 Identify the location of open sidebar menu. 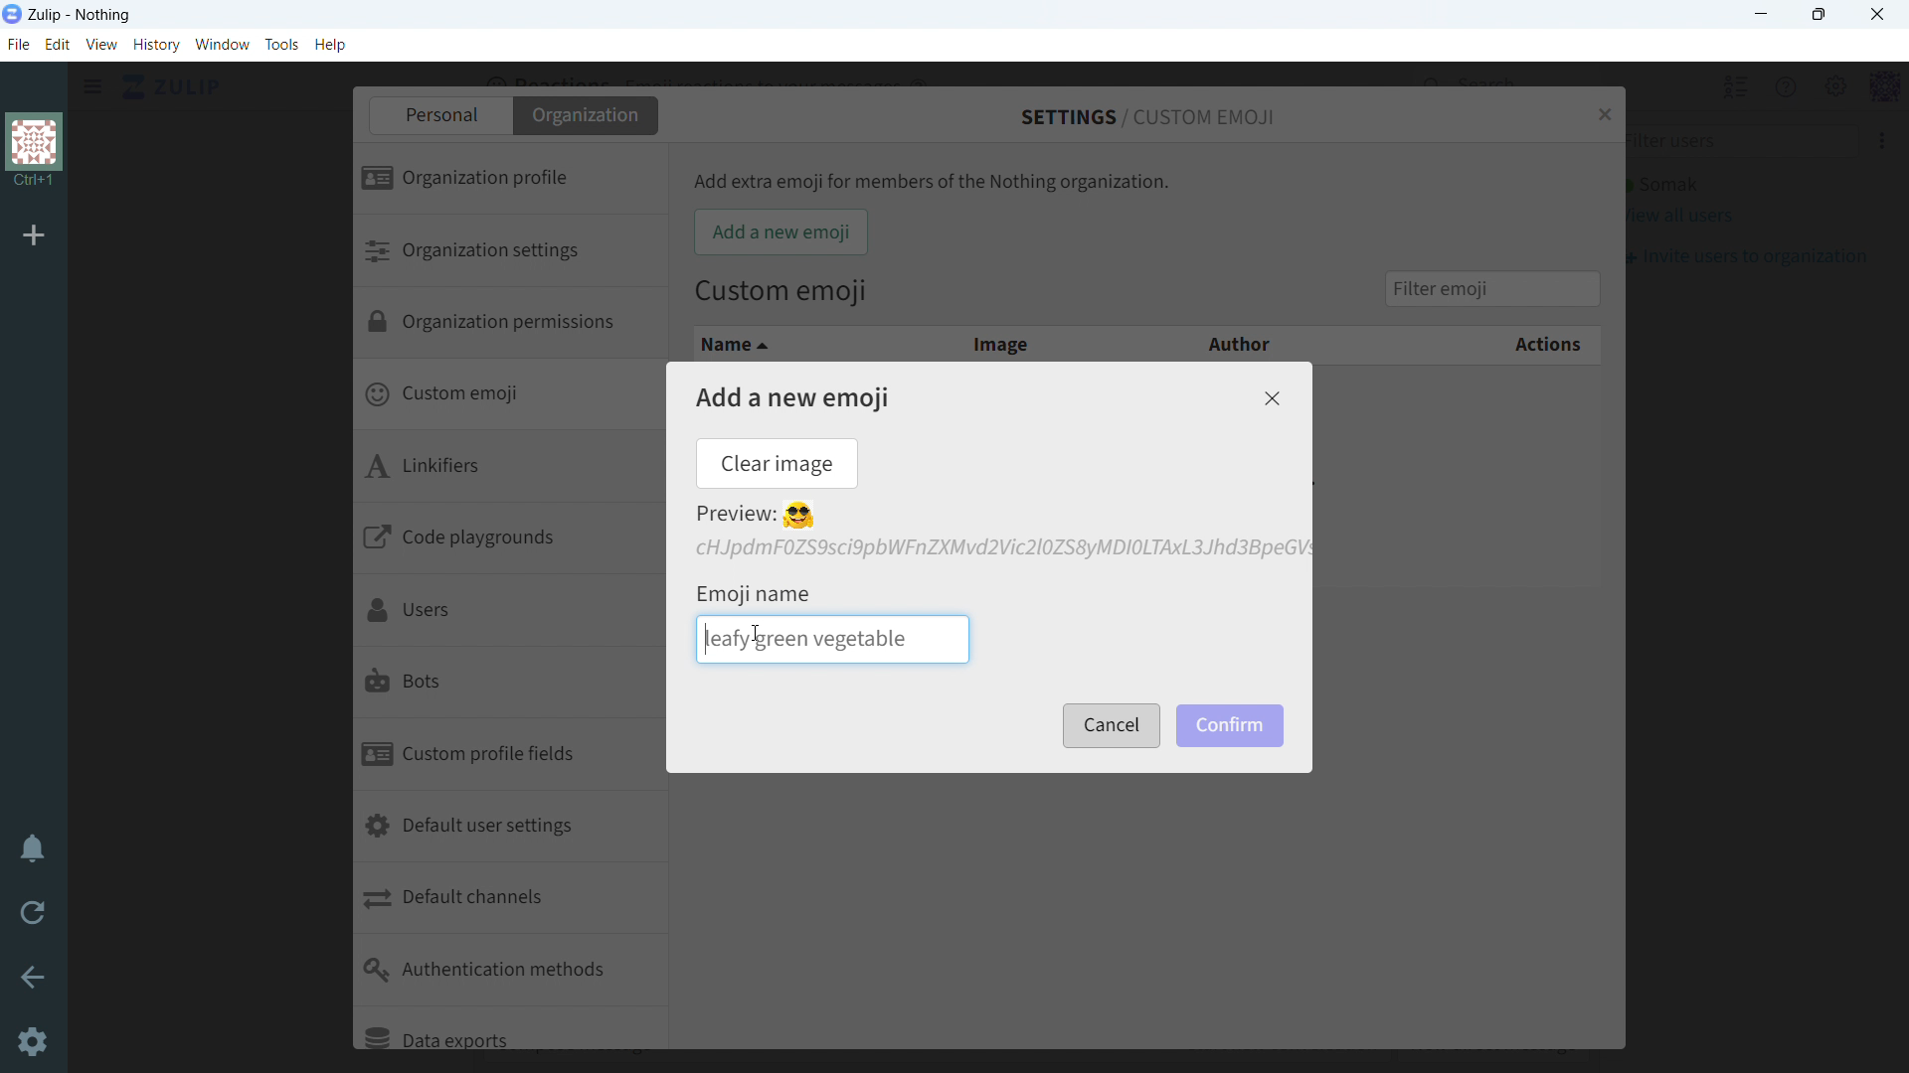
(92, 86).